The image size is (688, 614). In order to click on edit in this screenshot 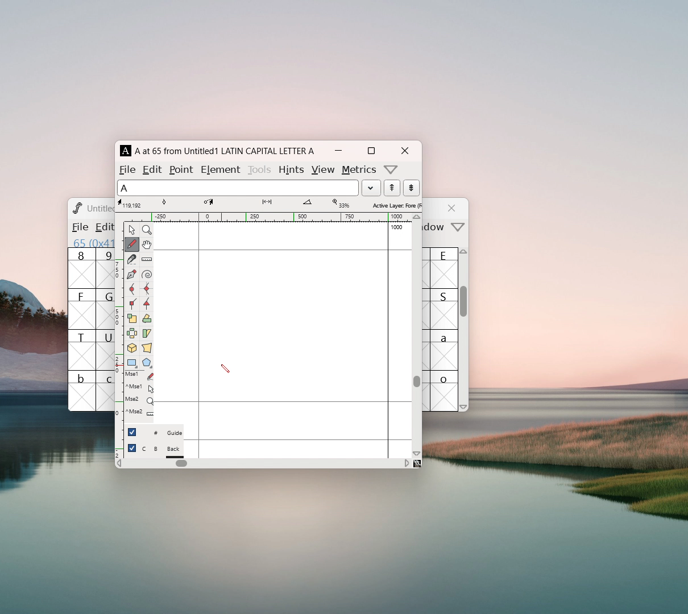, I will do `click(153, 169)`.